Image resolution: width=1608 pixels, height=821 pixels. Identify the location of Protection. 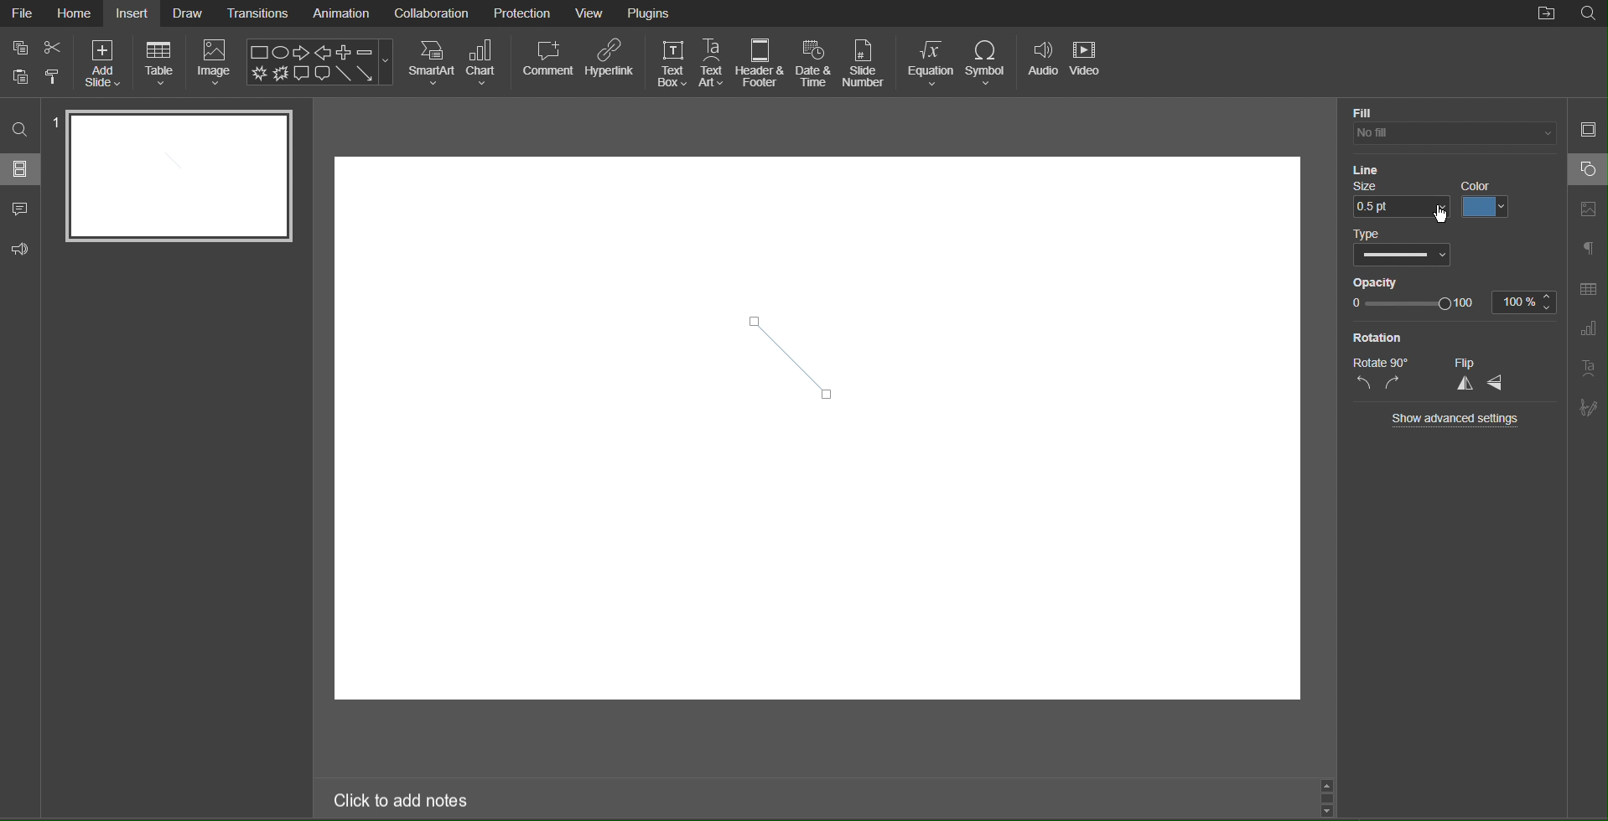
(523, 13).